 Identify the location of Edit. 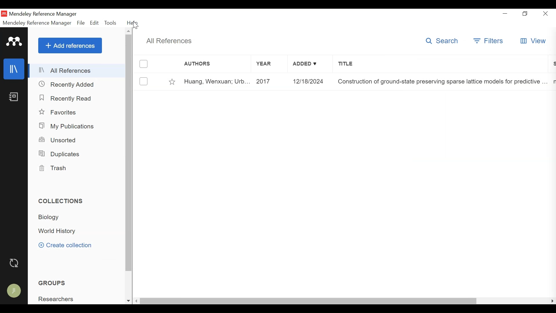
(96, 23).